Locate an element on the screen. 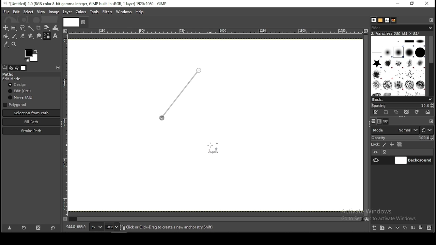  lock alpha channel is located at coordinates (400, 144).